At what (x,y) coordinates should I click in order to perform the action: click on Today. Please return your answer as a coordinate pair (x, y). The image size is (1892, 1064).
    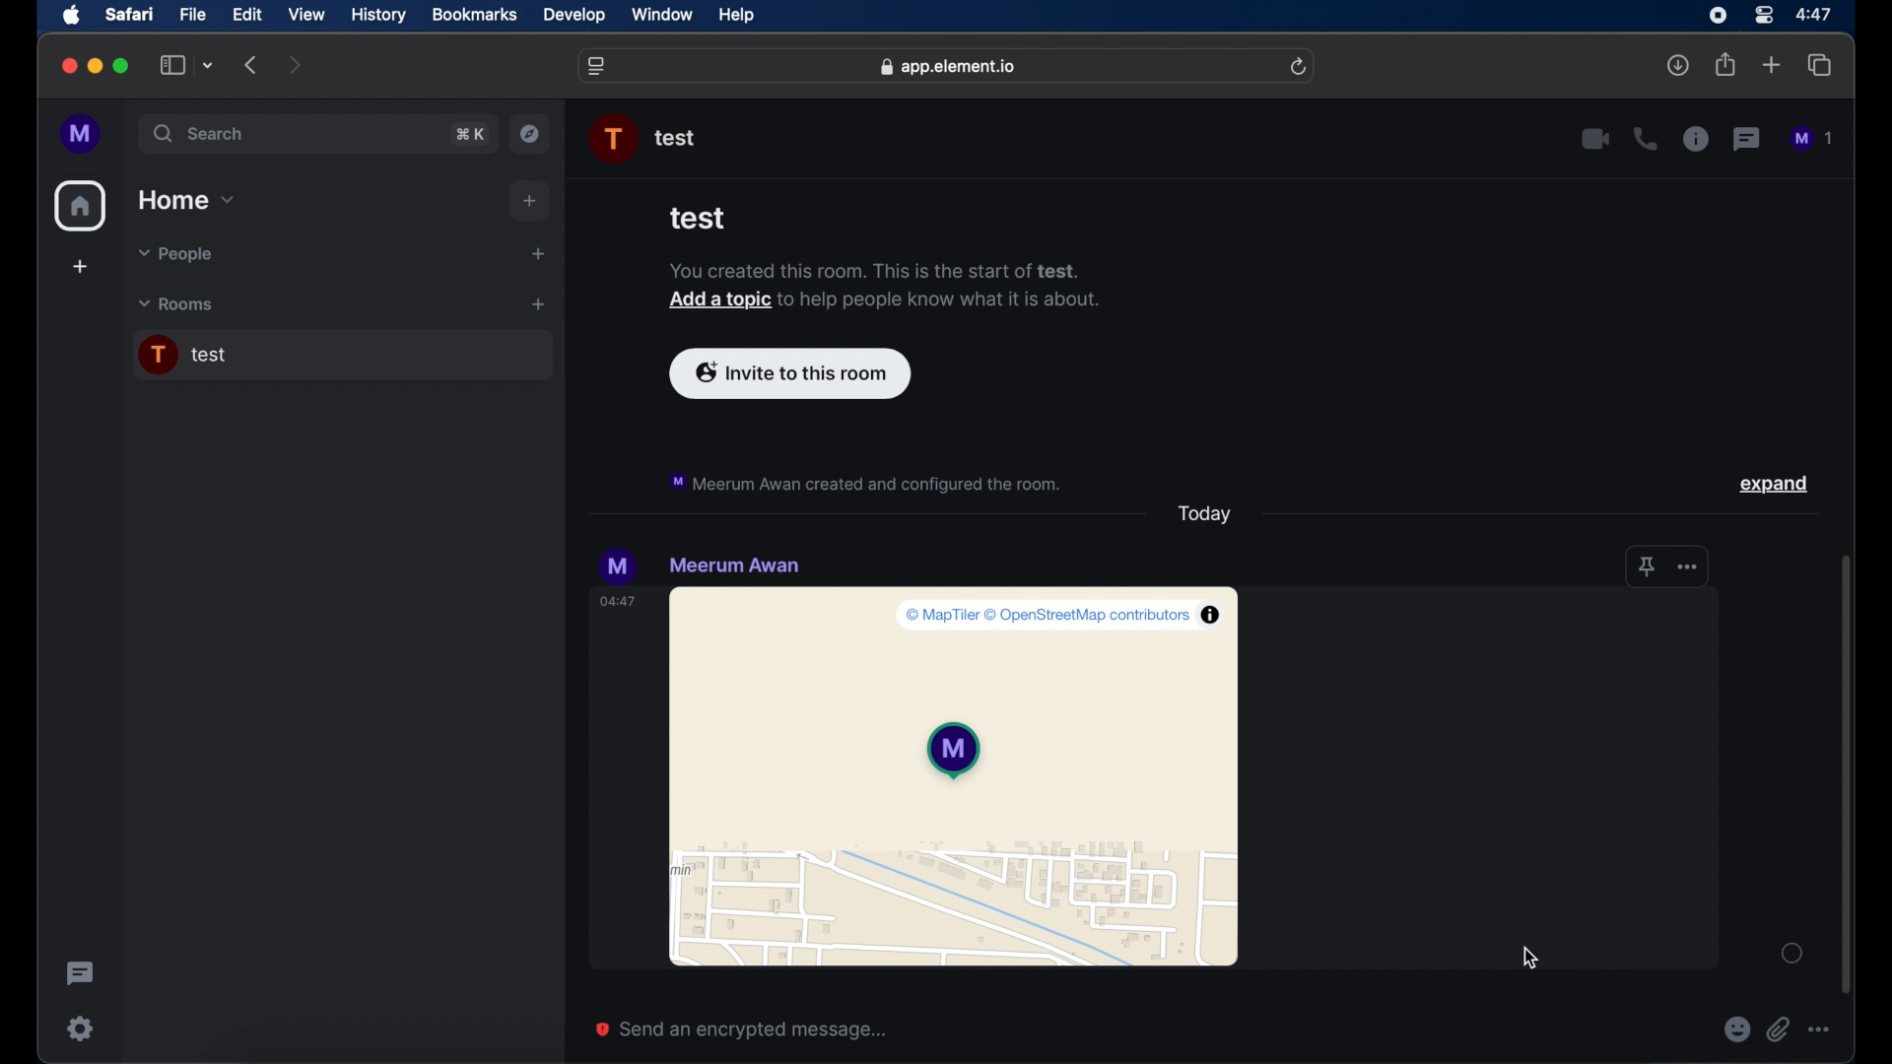
    Looking at the image, I should click on (1201, 516).